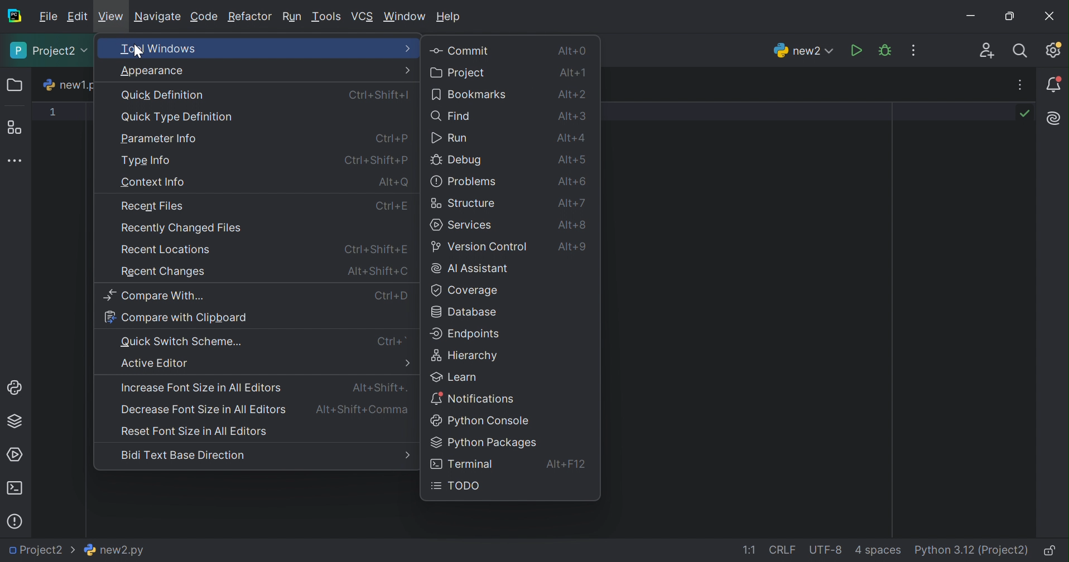 This screenshot has width=1069, height=562. I want to click on Refactor, so click(249, 16).